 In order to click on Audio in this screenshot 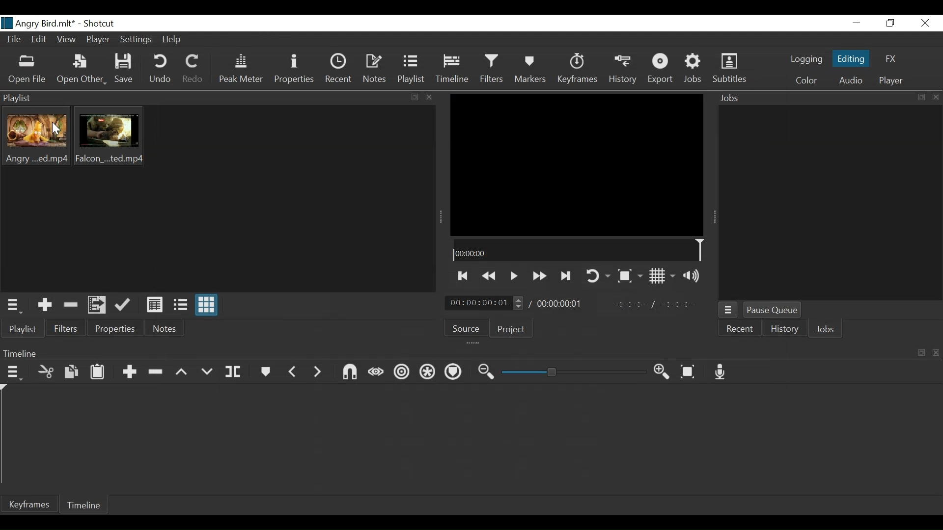, I will do `click(850, 80)`.